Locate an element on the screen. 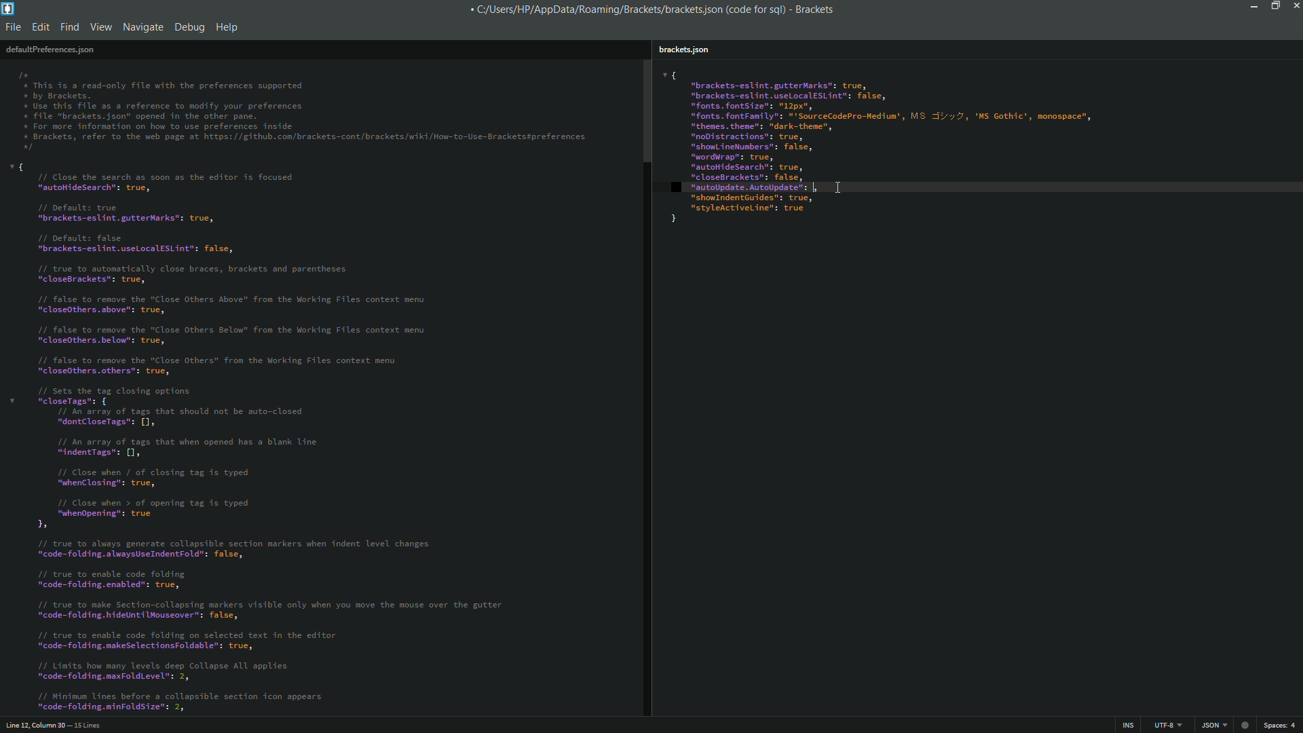 The width and height of the screenshot is (1303, 733). brackets.json is located at coordinates (683, 50).